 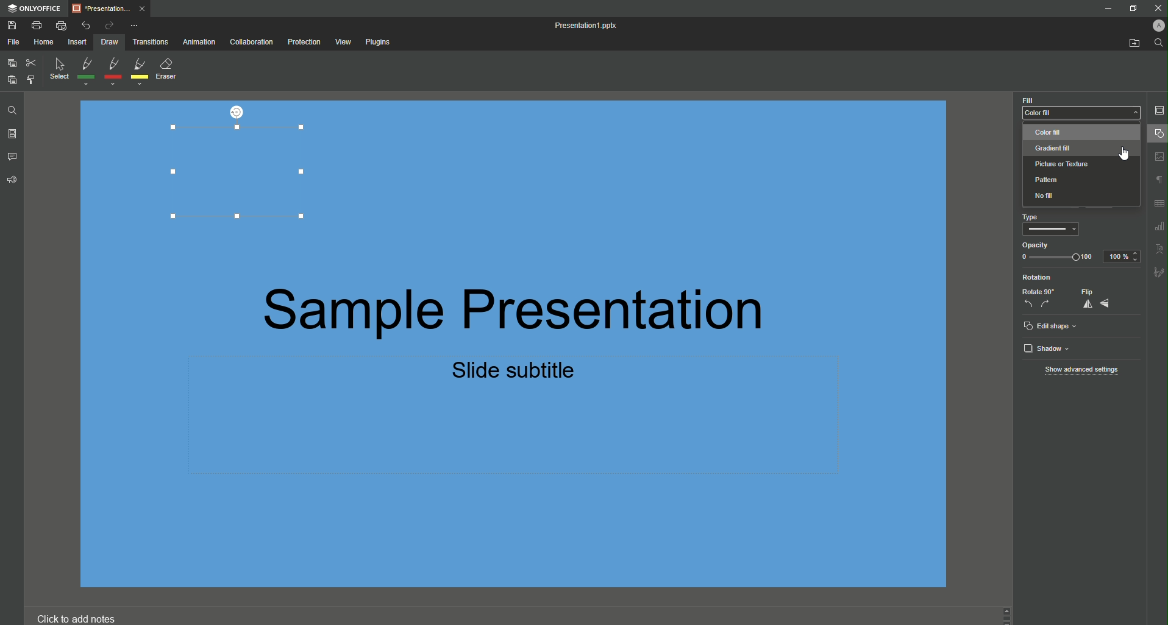 What do you see at coordinates (1154, 216) in the screenshot?
I see `Unnamed Icons` at bounding box center [1154, 216].